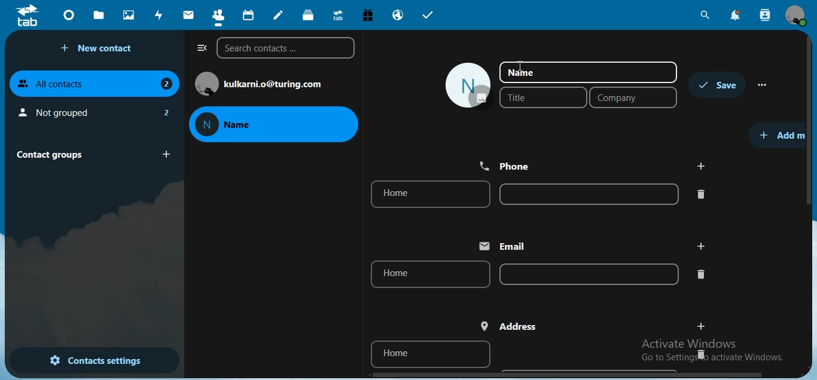 This screenshot has height=380, width=817. What do you see at coordinates (510, 326) in the screenshot?
I see `address` at bounding box center [510, 326].